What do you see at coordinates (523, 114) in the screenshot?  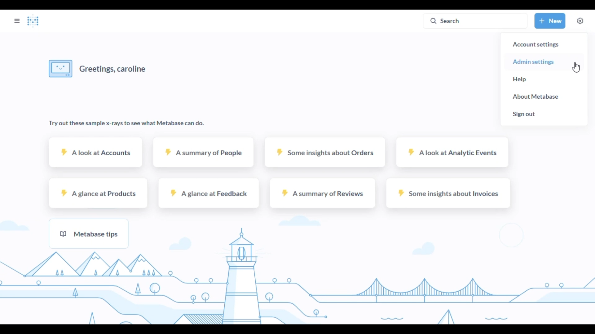 I see `sign out` at bounding box center [523, 114].